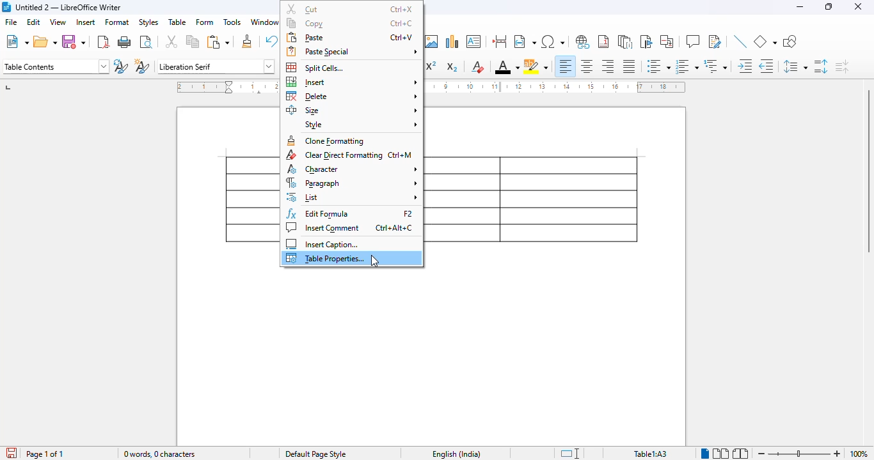 Image resolution: width=874 pixels, height=460 pixels. What do you see at coordinates (553, 42) in the screenshot?
I see `insert special characters` at bounding box center [553, 42].